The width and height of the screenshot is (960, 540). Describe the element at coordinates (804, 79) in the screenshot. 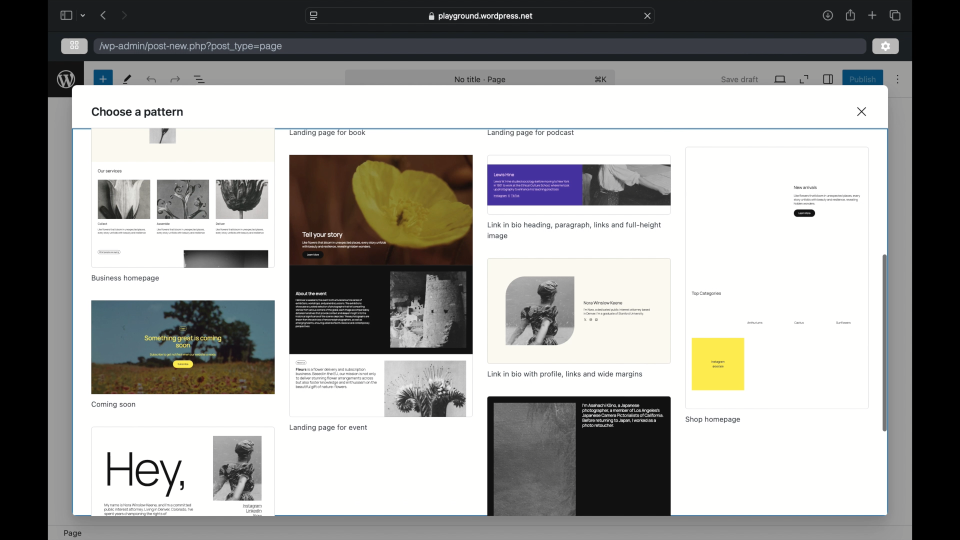

I see `expand` at that location.